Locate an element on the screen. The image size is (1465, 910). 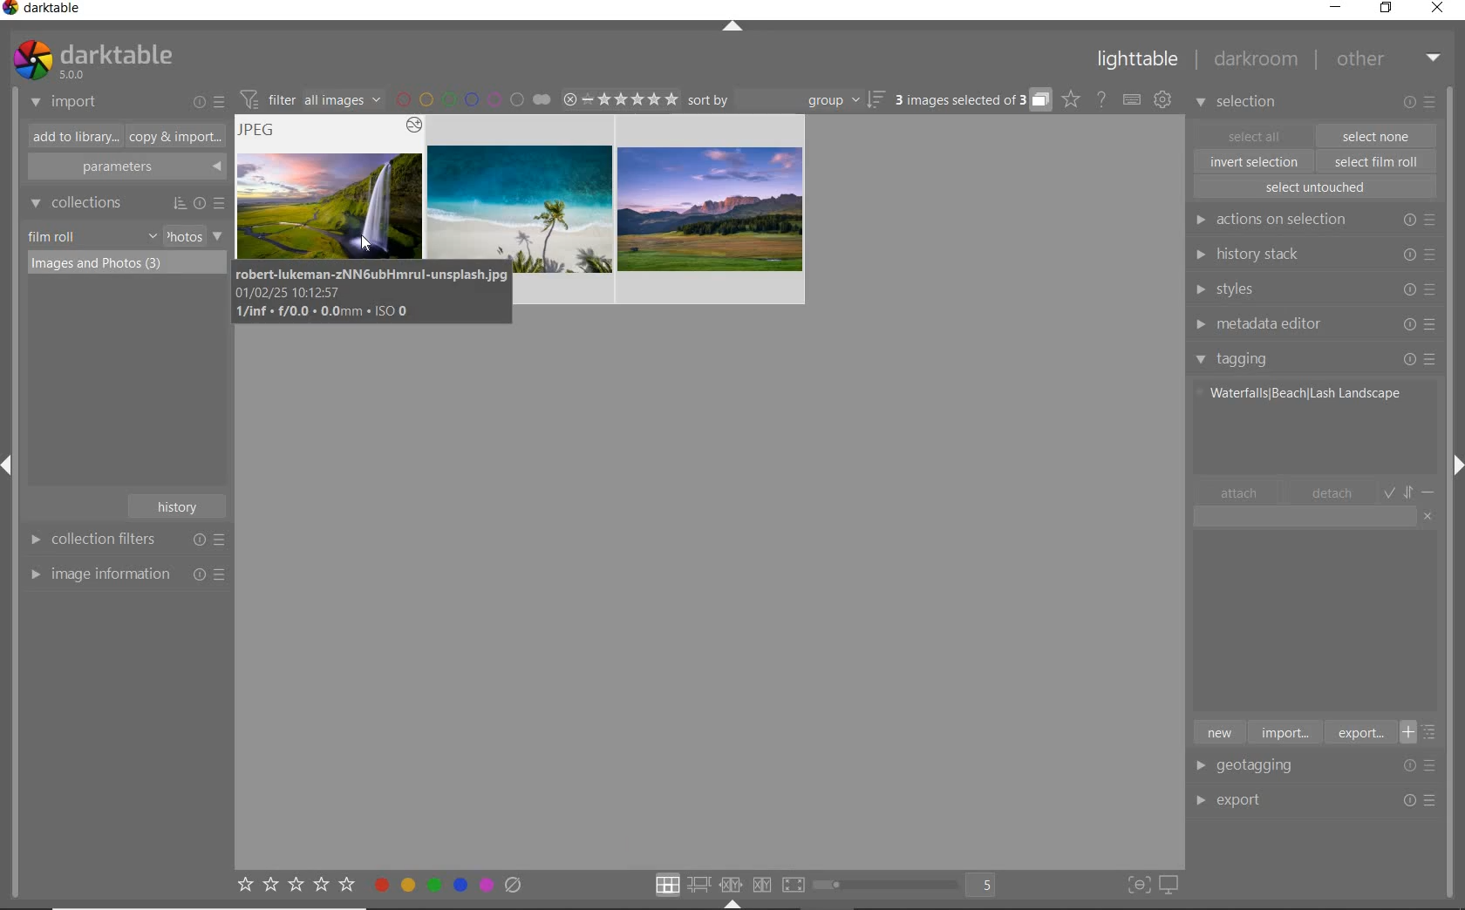
select all is located at coordinates (1254, 134).